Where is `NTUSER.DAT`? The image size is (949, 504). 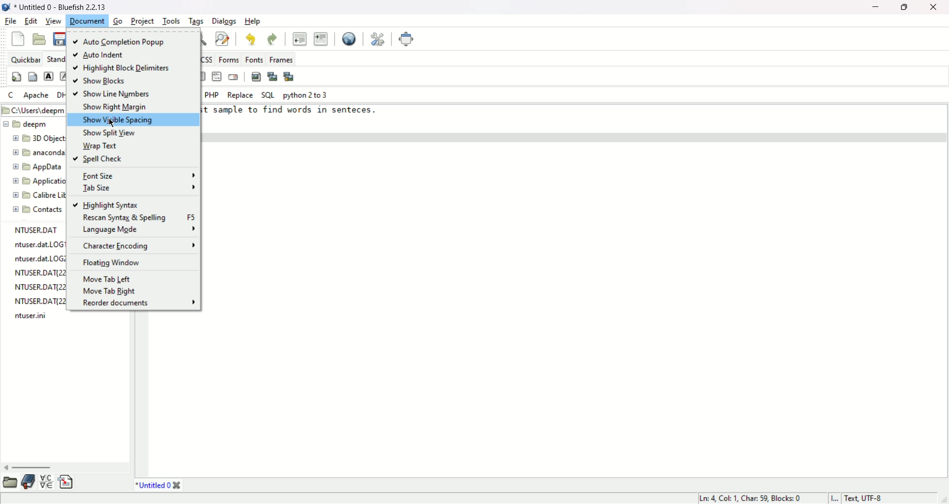
NTUSER.DAT is located at coordinates (39, 230).